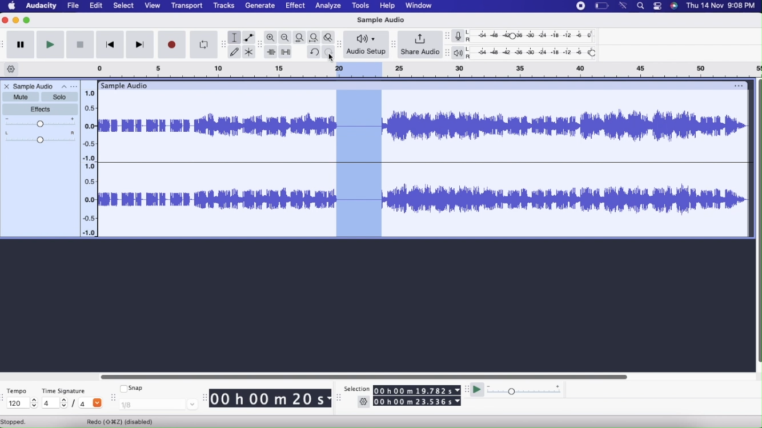 Image resolution: width=762 pixels, height=428 pixels. What do you see at coordinates (111, 45) in the screenshot?
I see `Skip to start` at bounding box center [111, 45].